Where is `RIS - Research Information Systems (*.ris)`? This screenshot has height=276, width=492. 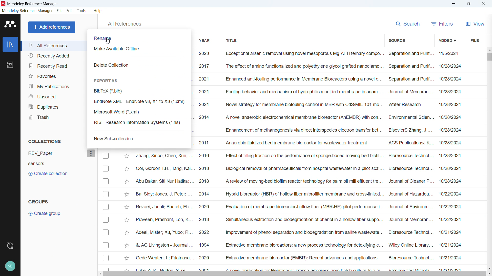
RIS - Research Information Systems (*.ris) is located at coordinates (139, 123).